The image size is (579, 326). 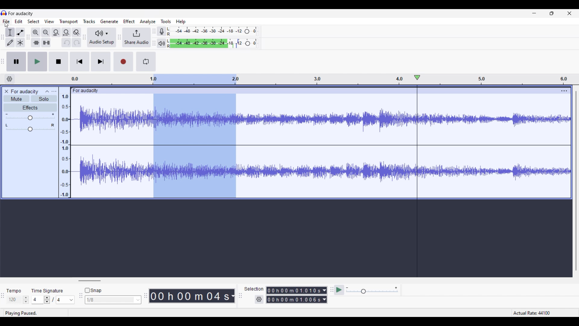 What do you see at coordinates (10, 79) in the screenshot?
I see `Timeline options` at bounding box center [10, 79].